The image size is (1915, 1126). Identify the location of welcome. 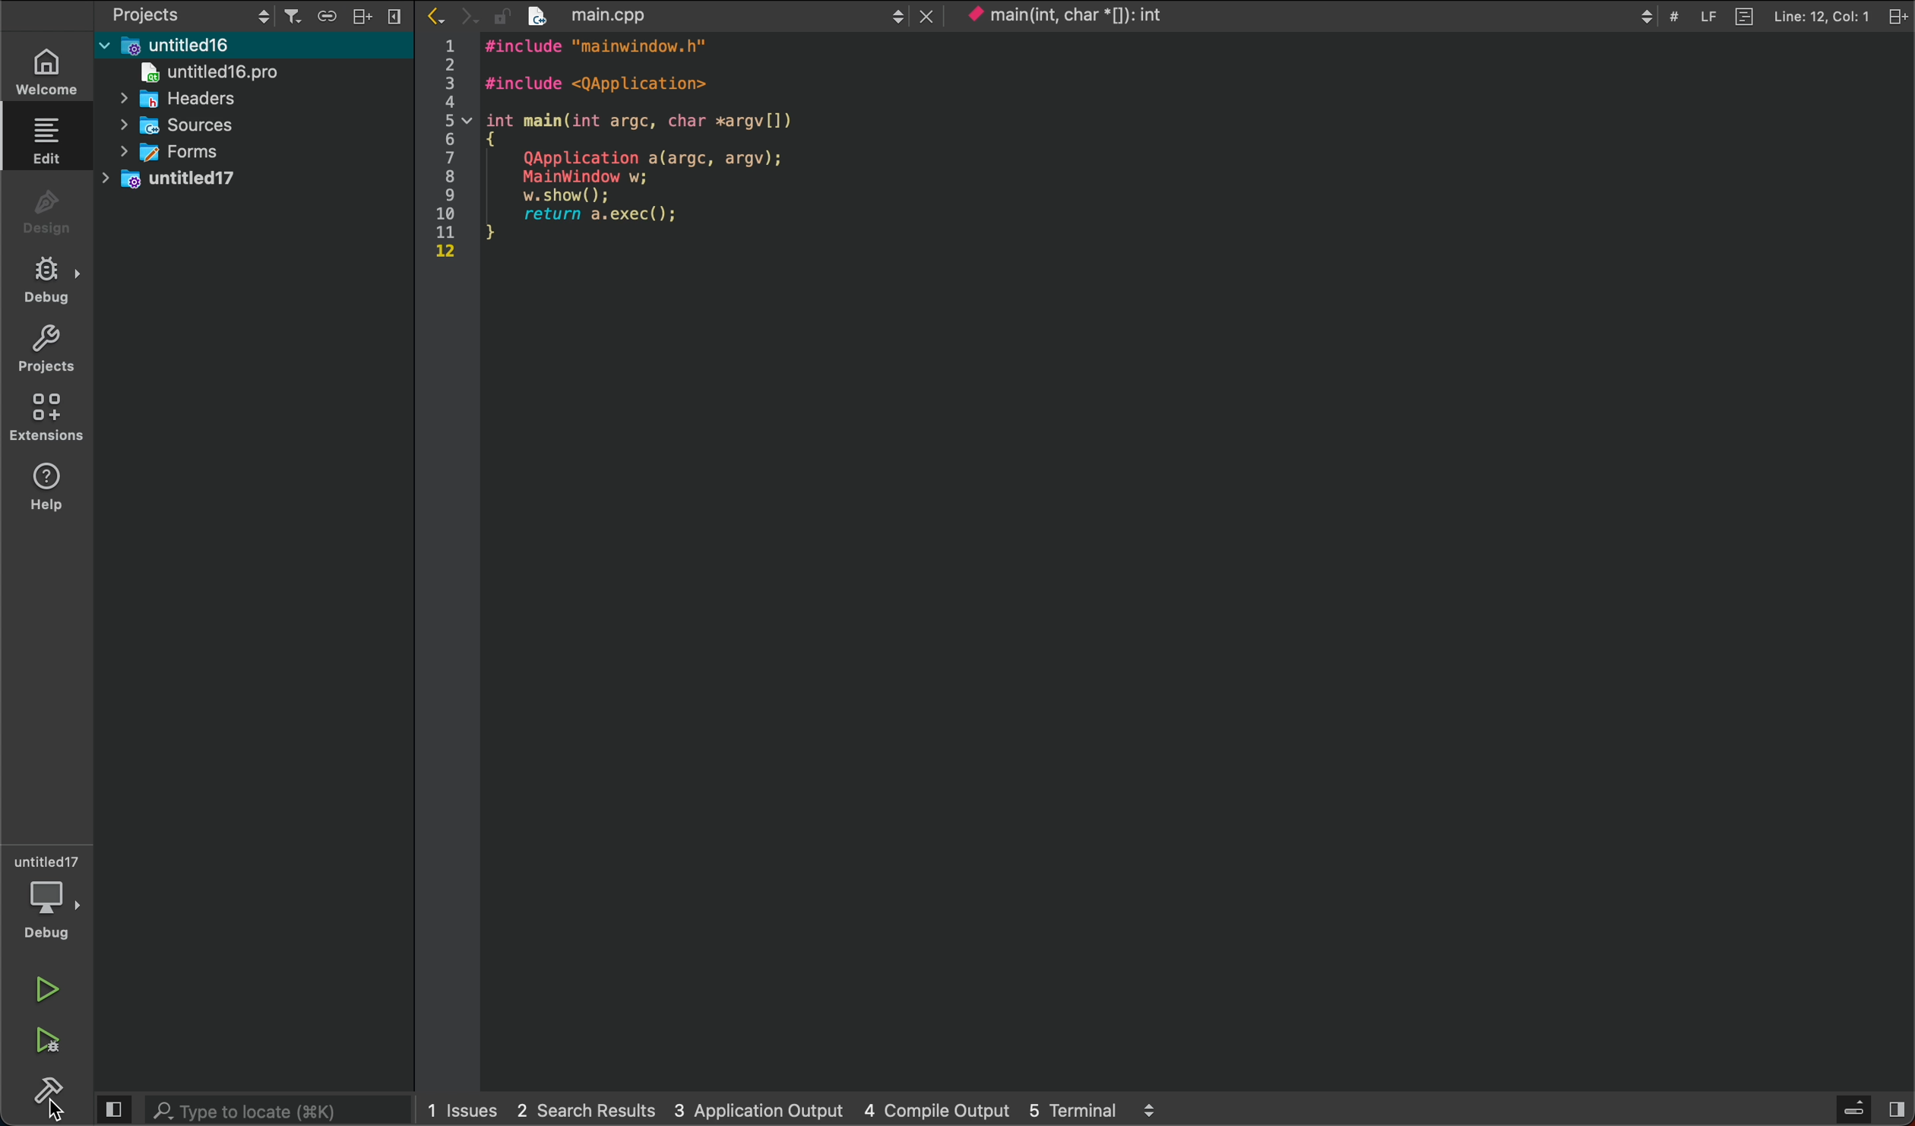
(45, 73).